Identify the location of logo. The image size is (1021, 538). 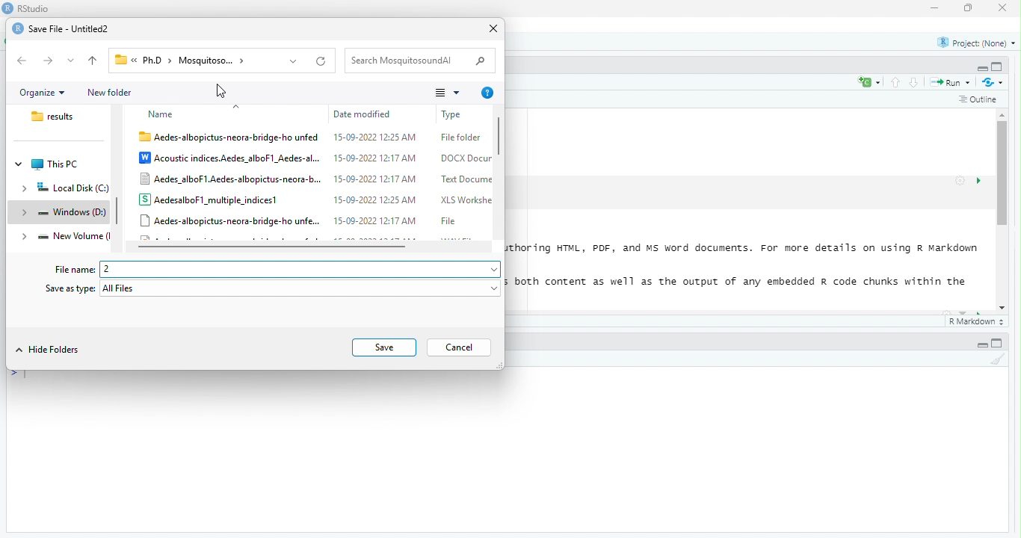
(8, 7).